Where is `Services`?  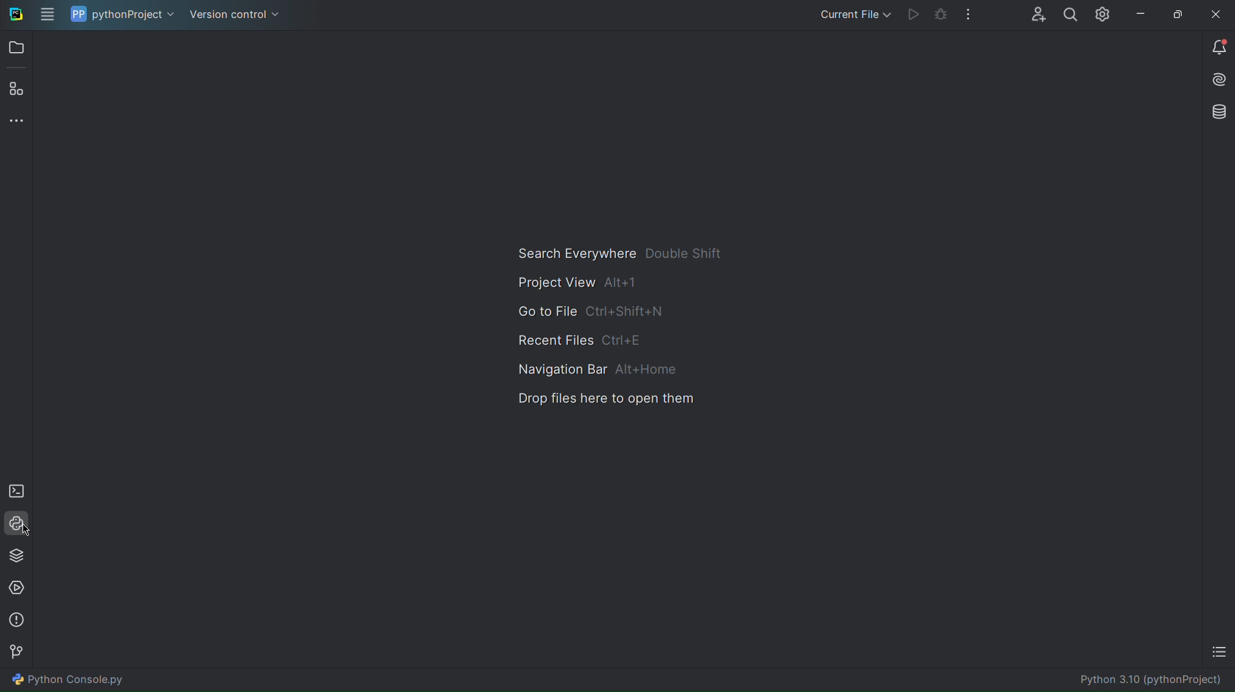 Services is located at coordinates (18, 587).